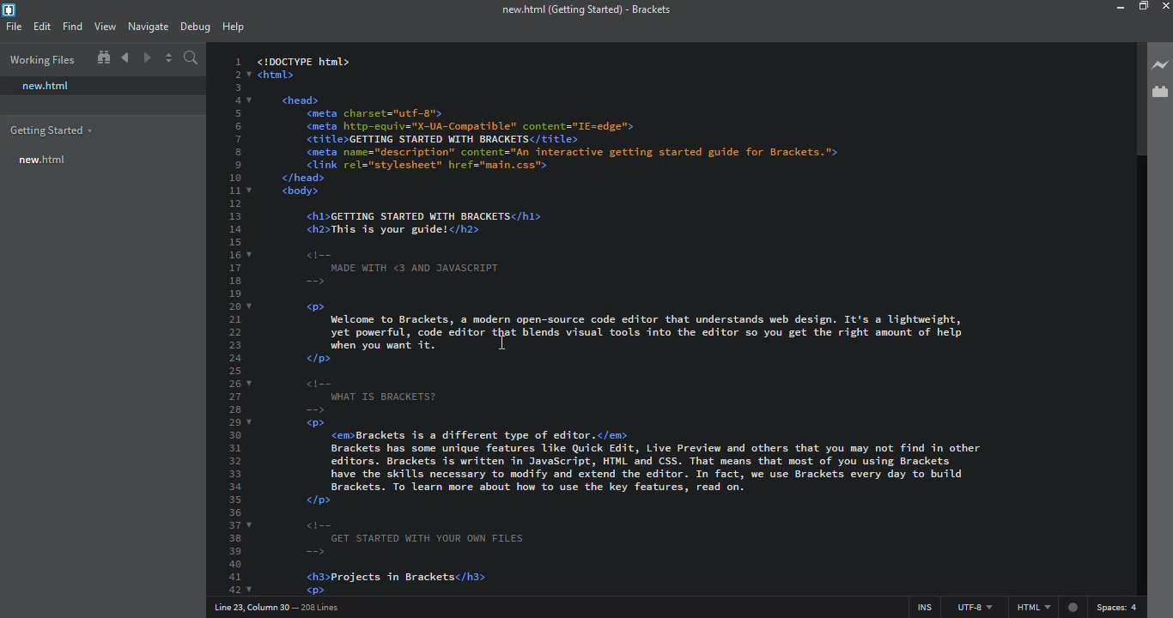  What do you see at coordinates (169, 58) in the screenshot?
I see `split editor` at bounding box center [169, 58].